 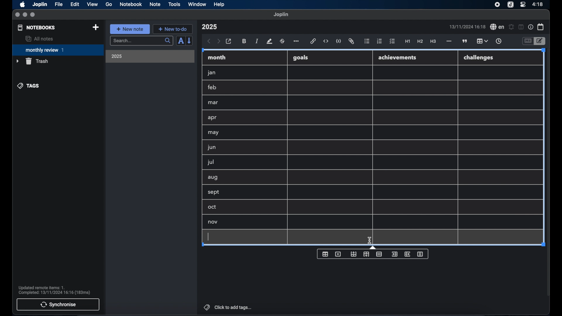 I want to click on insert time, so click(x=498, y=41).